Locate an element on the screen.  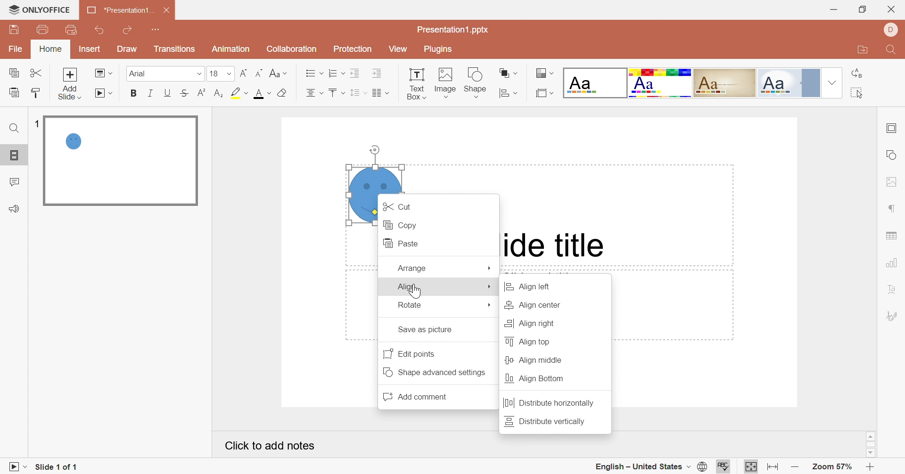
Arrange is located at coordinates (412, 268).